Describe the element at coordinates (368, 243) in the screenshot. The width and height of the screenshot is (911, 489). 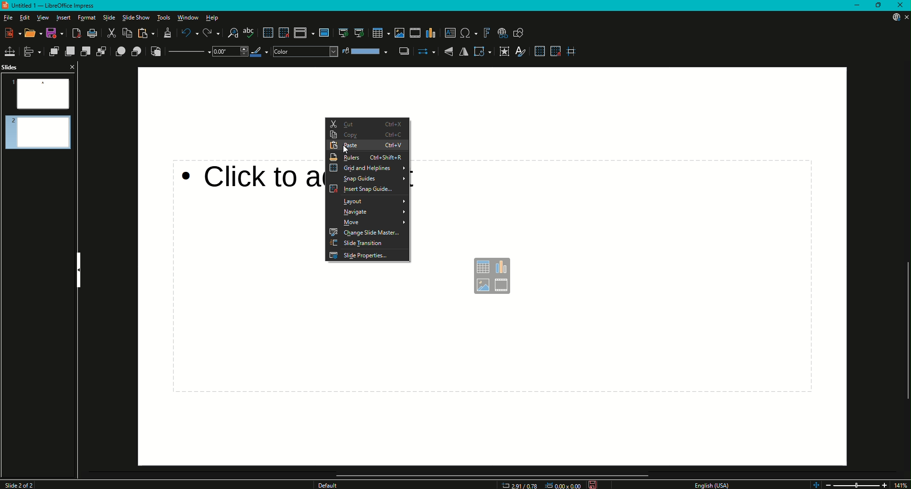
I see `Slide Transition` at that location.